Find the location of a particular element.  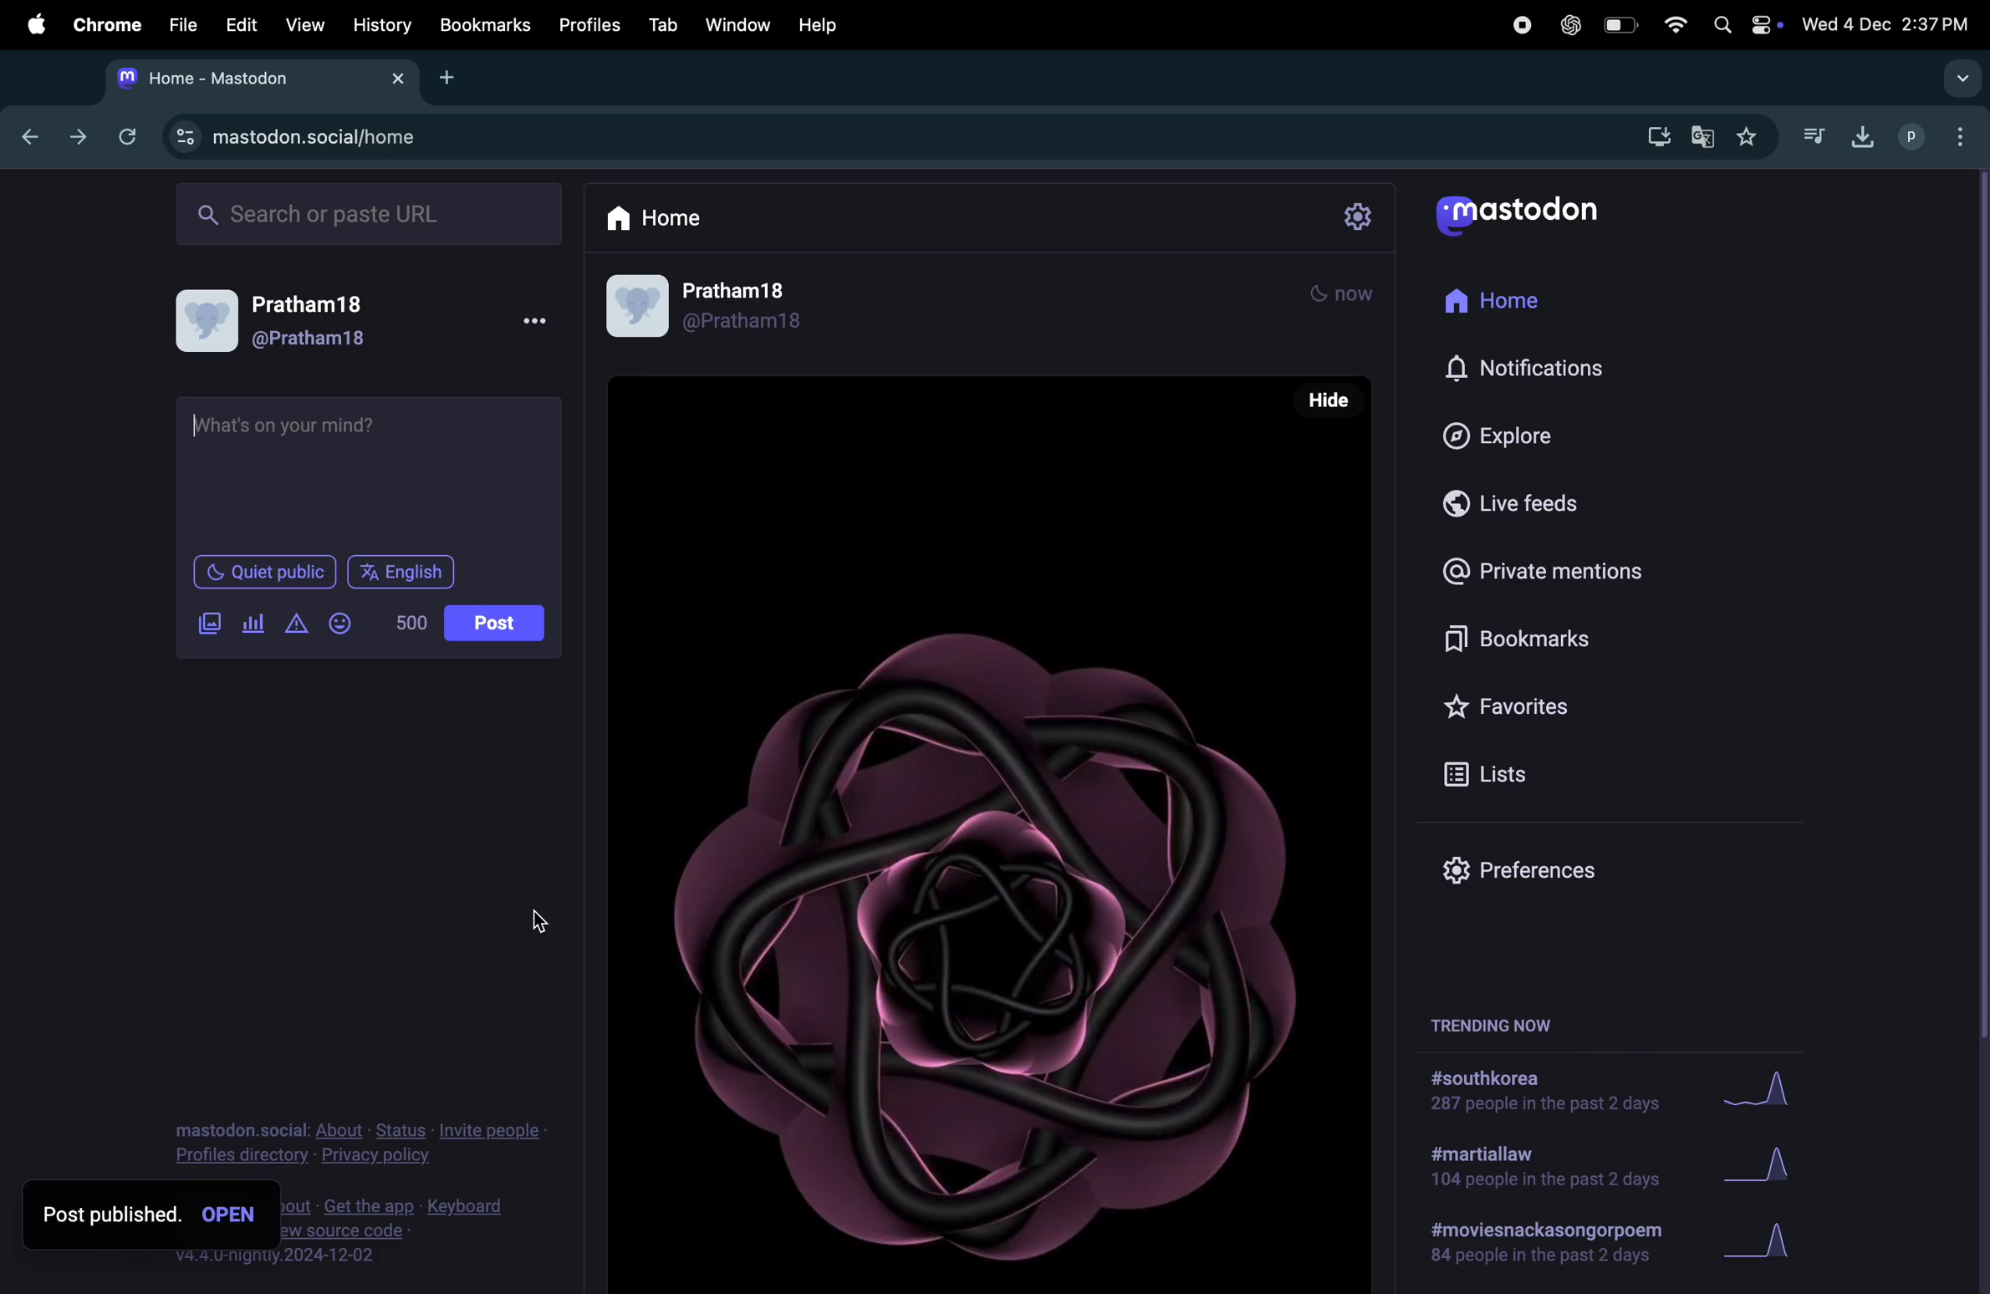

Explore is located at coordinates (1513, 435).